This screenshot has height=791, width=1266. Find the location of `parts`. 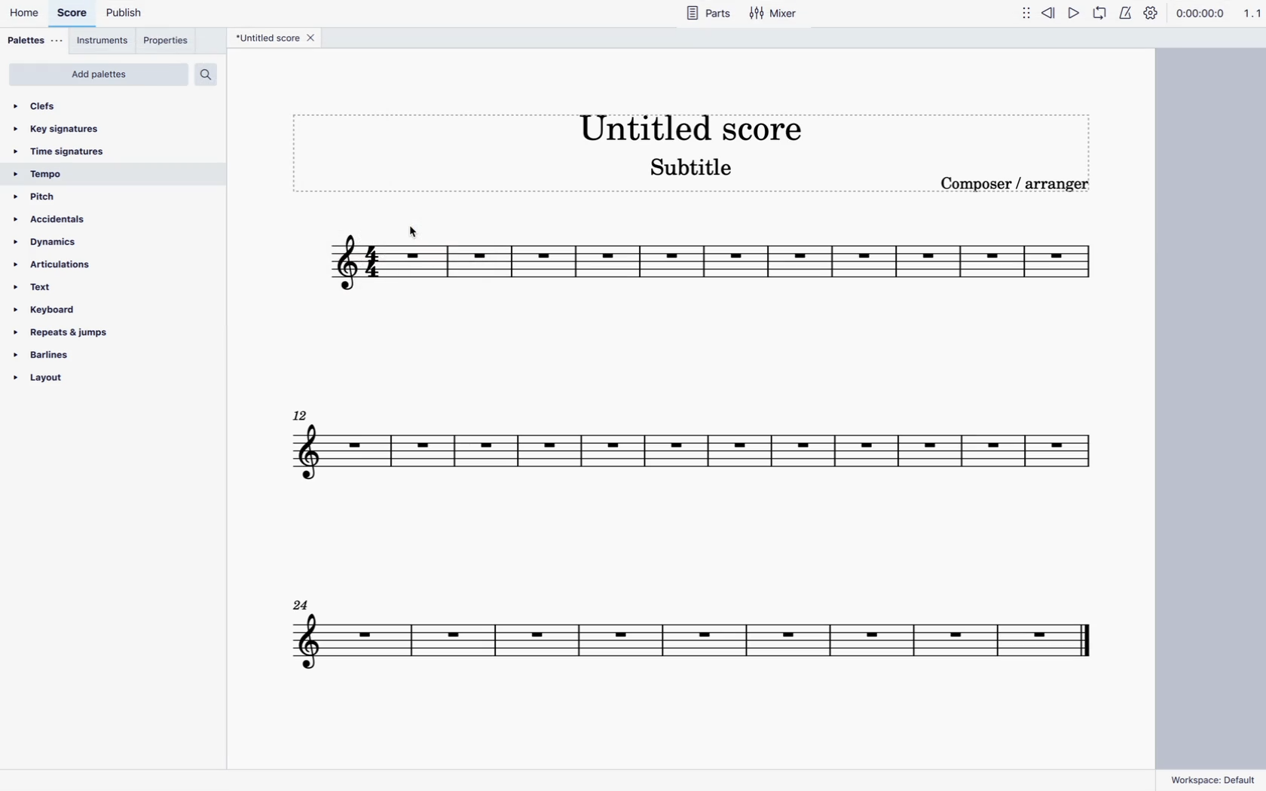

parts is located at coordinates (710, 16).